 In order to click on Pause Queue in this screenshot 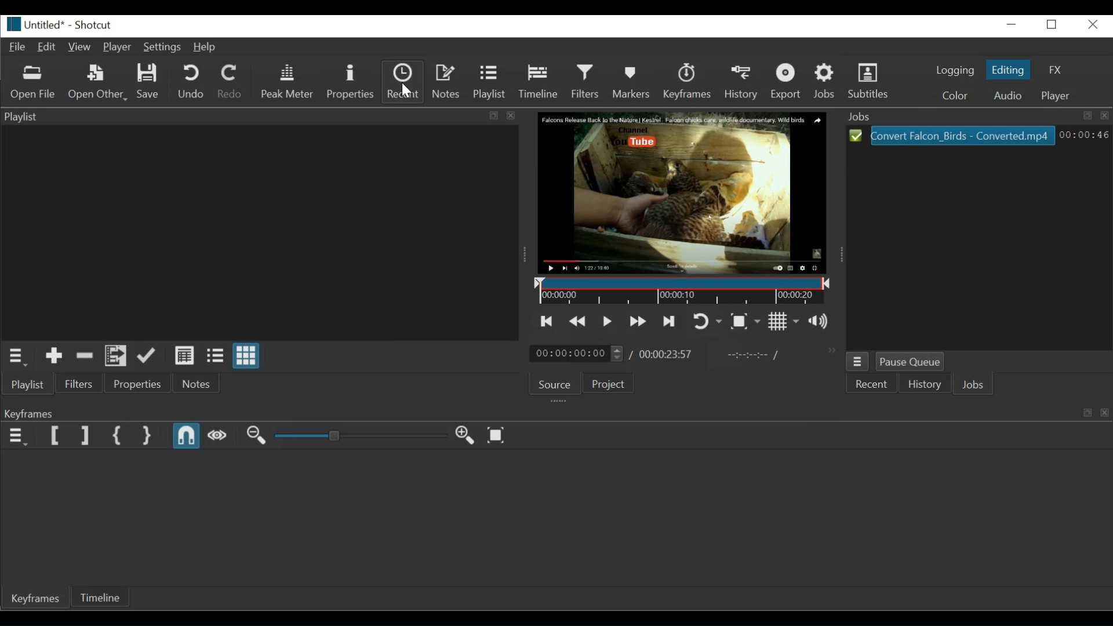, I will do `click(915, 362)`.